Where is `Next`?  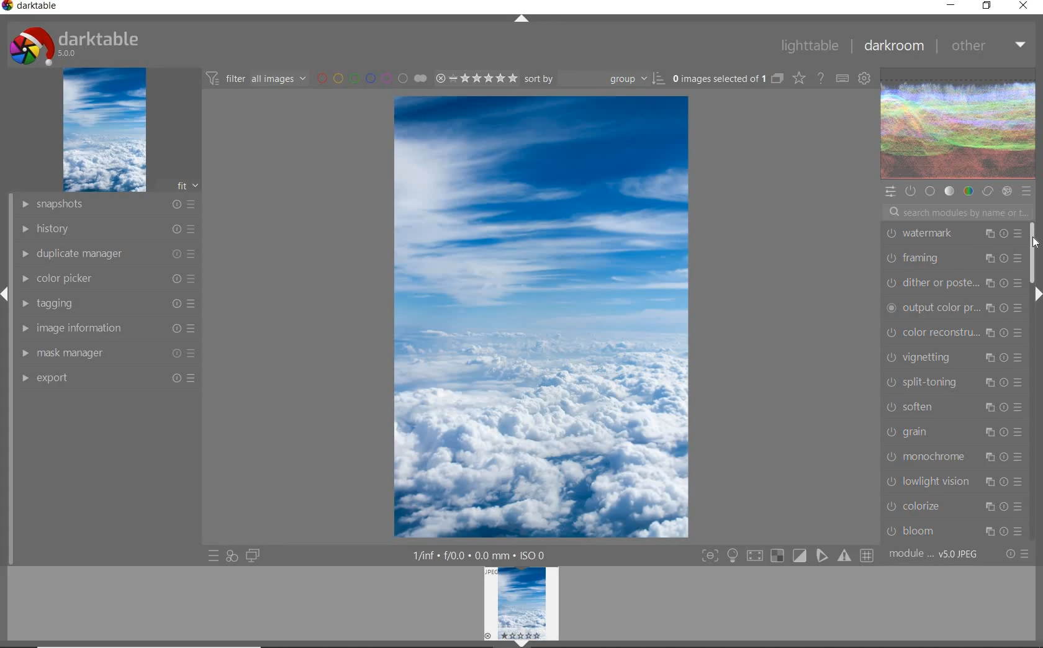 Next is located at coordinates (1037, 294).